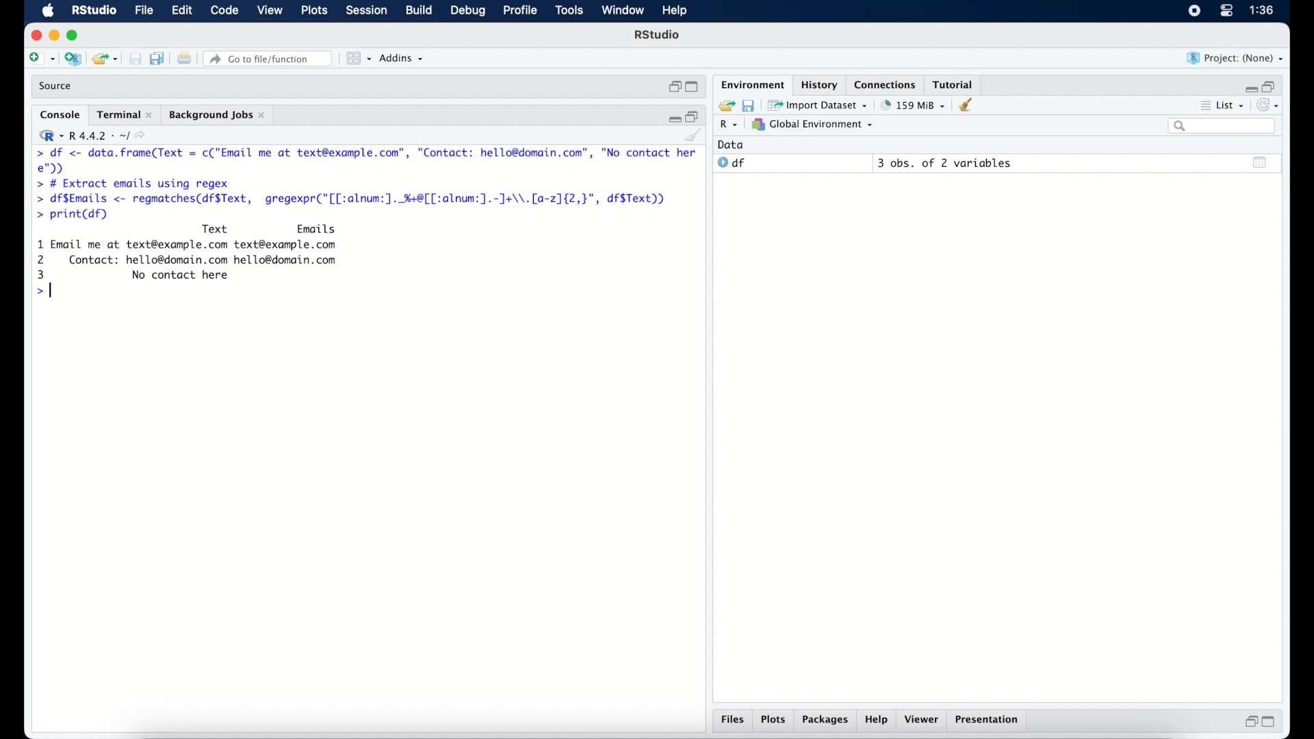 This screenshot has height=739, width=1314. Describe the element at coordinates (1272, 105) in the screenshot. I see `refresh` at that location.